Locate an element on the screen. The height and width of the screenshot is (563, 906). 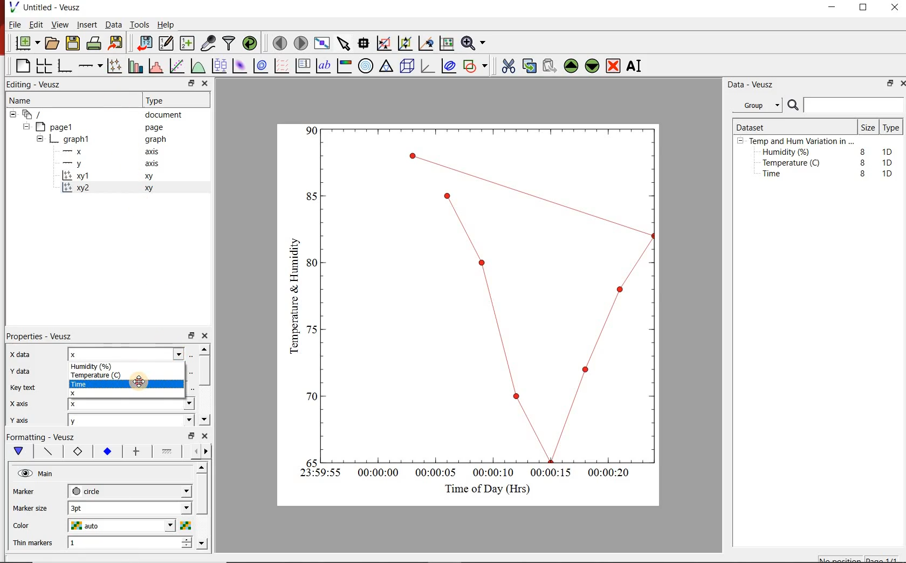
Time of Day (Hrs) is located at coordinates (483, 489).